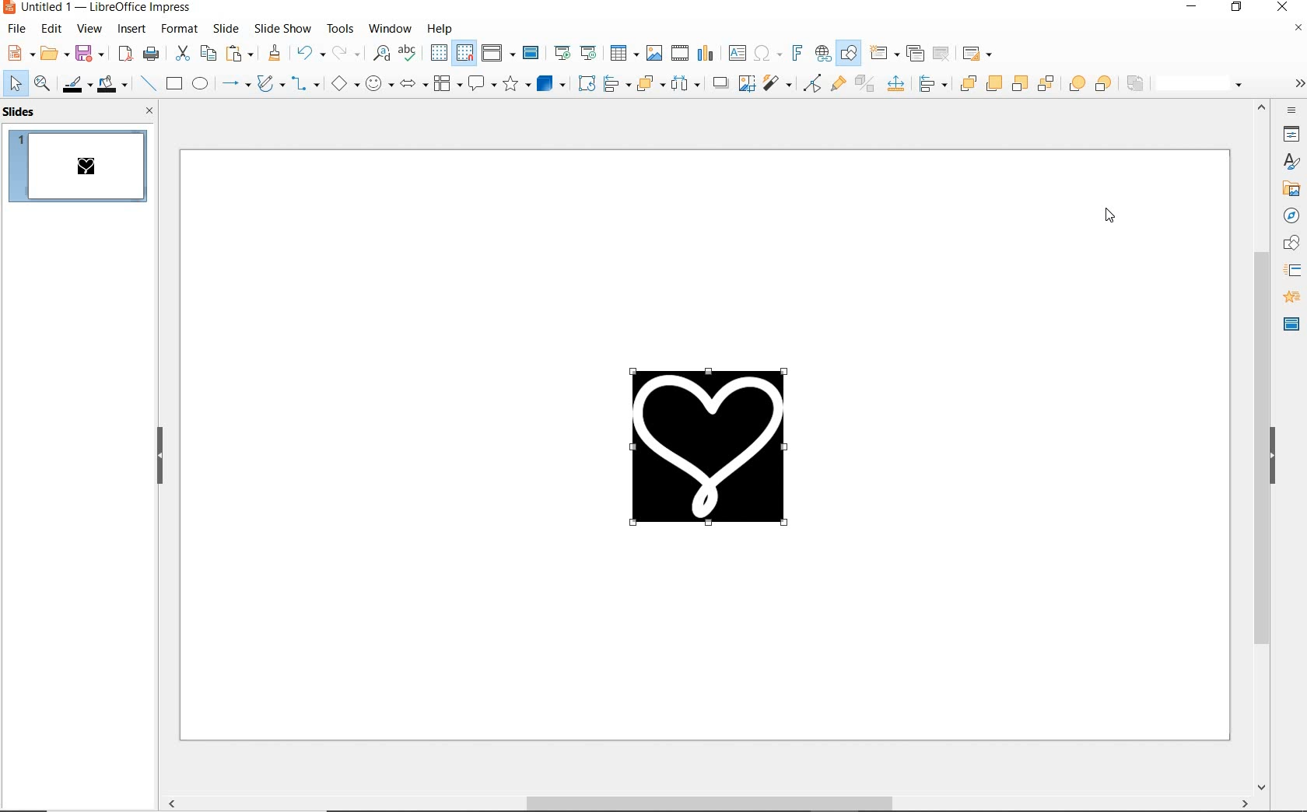  What do you see at coordinates (150, 110) in the screenshot?
I see `CLOSE` at bounding box center [150, 110].